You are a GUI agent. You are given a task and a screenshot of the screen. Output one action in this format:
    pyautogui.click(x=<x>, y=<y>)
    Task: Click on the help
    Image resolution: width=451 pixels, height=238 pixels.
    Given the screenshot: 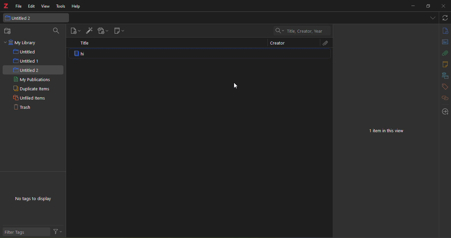 What is the action you would take?
    pyautogui.click(x=77, y=6)
    